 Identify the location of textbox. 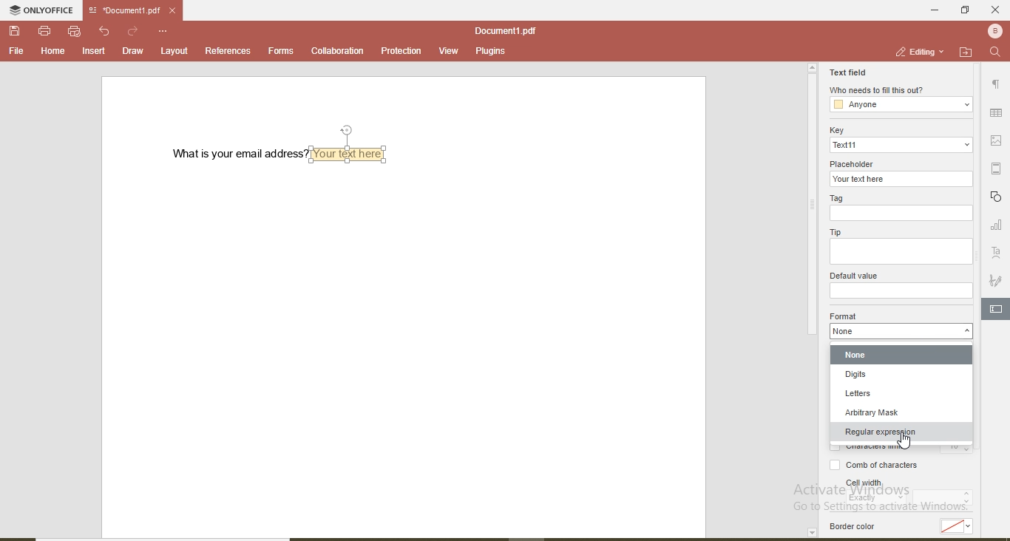
(352, 153).